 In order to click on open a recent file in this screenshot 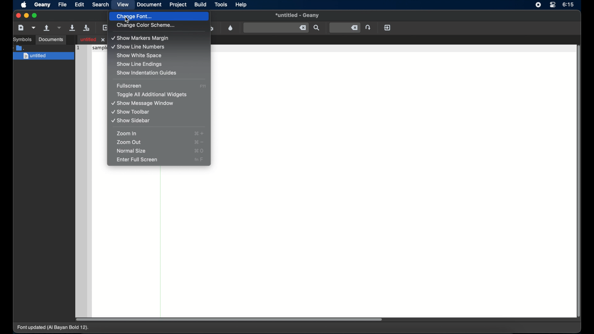, I will do `click(60, 28)`.